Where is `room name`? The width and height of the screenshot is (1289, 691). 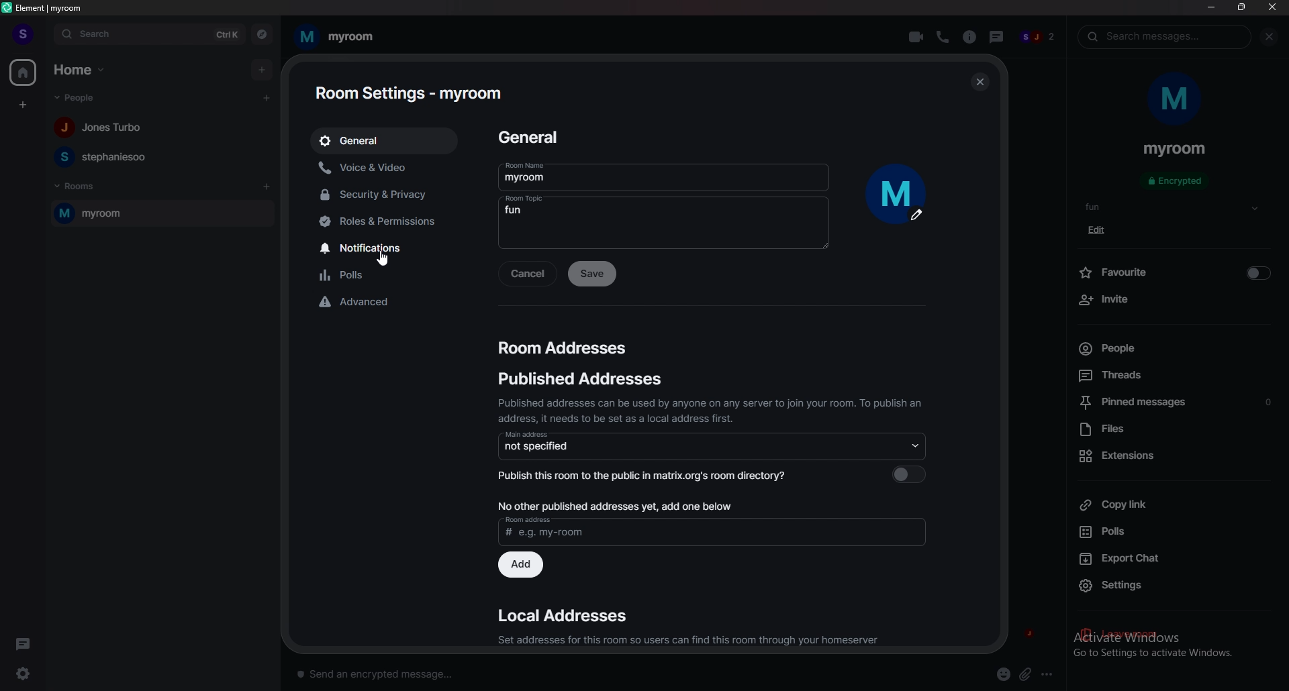
room name is located at coordinates (663, 172).